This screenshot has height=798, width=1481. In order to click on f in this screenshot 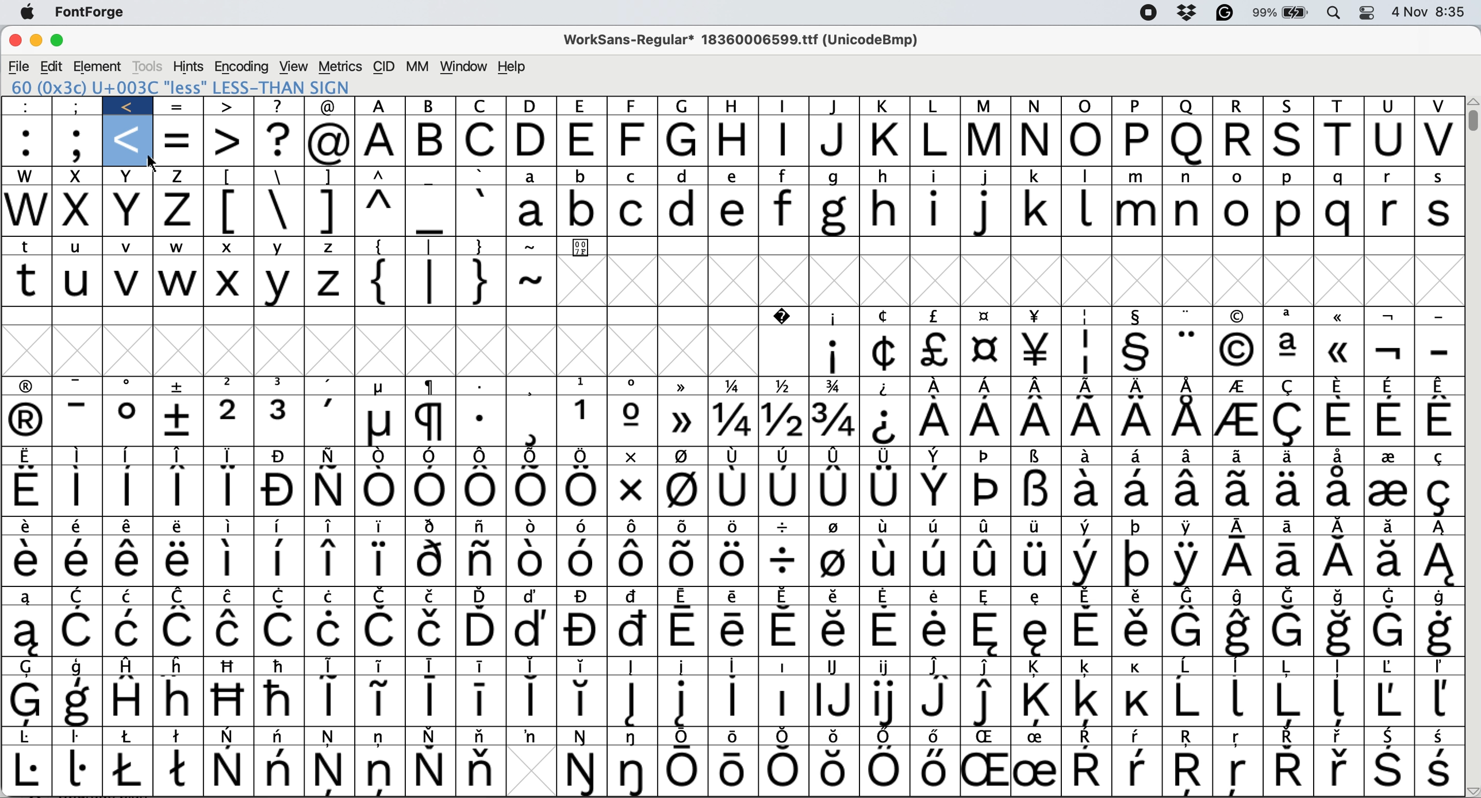, I will do `click(634, 107)`.